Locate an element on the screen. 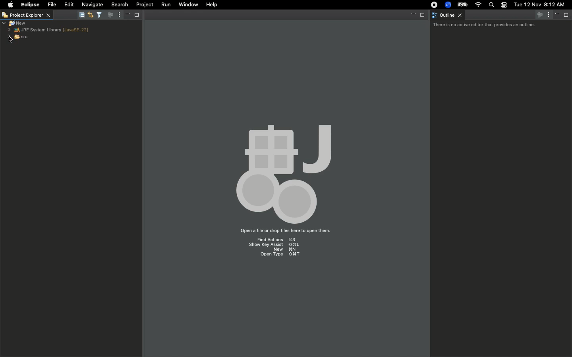 The height and width of the screenshot is (357, 572). Project is located at coordinates (143, 5).